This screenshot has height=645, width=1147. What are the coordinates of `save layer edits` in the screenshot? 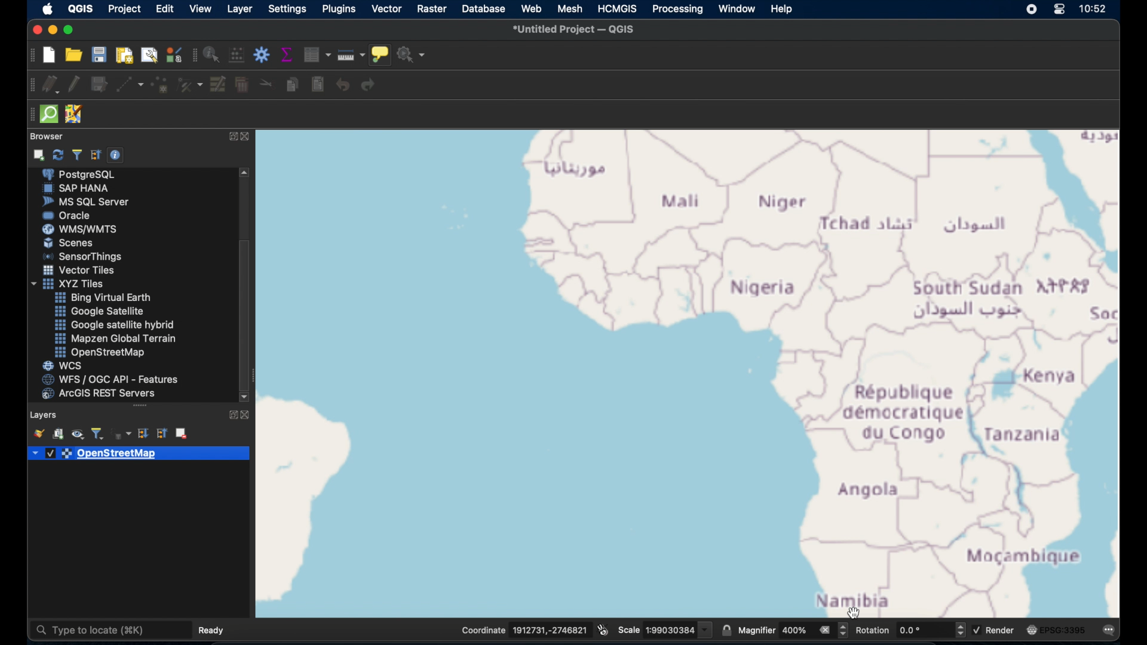 It's located at (100, 87).